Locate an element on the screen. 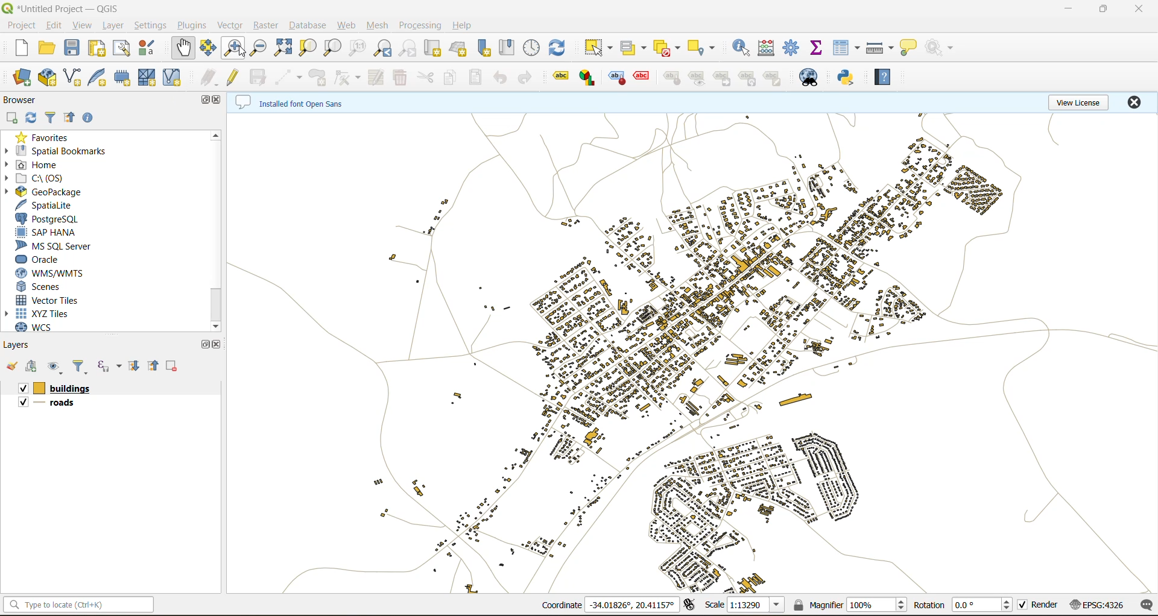 The image size is (1158, 616). vertex tools is located at coordinates (347, 78).